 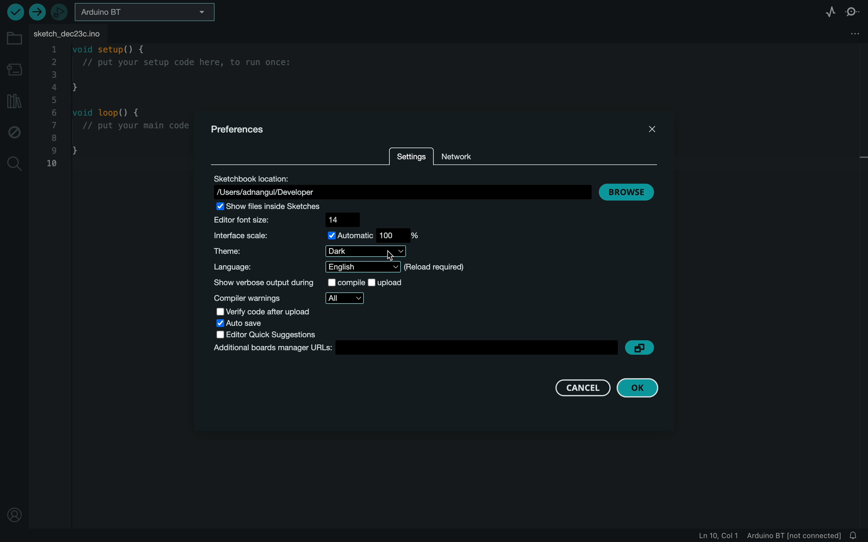 What do you see at coordinates (13, 101) in the screenshot?
I see `library manger` at bounding box center [13, 101].